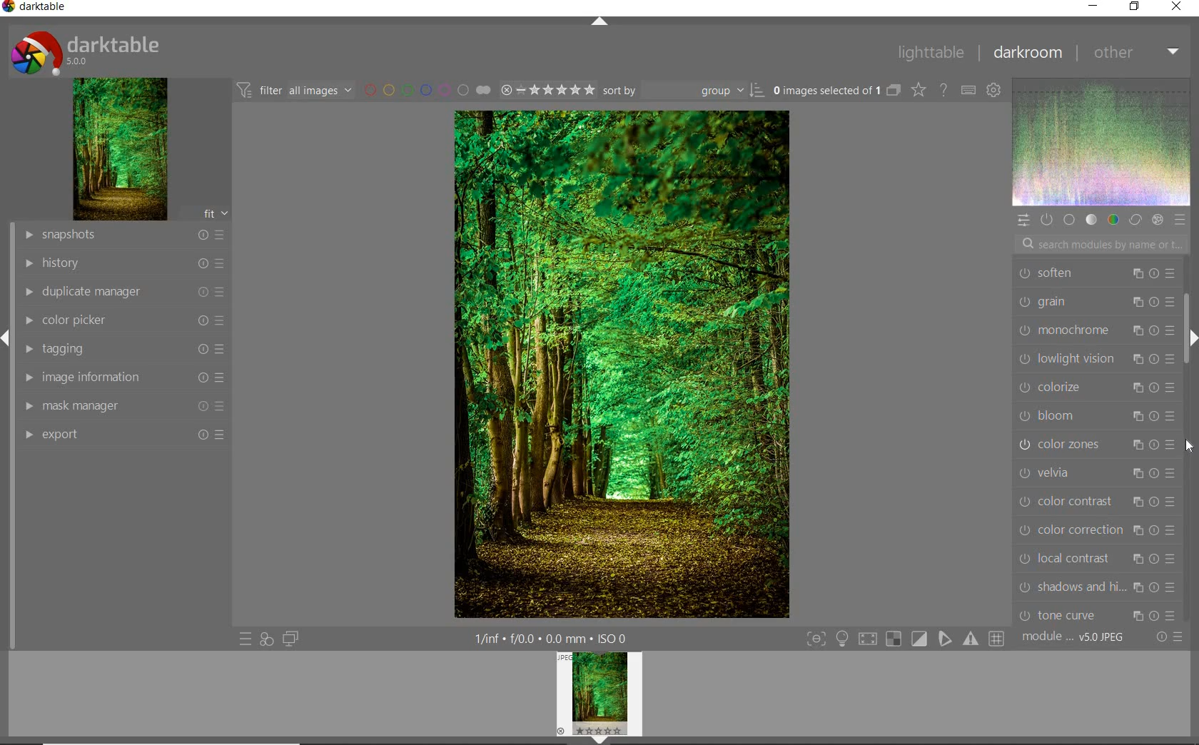  I want to click on SORT, so click(682, 90).